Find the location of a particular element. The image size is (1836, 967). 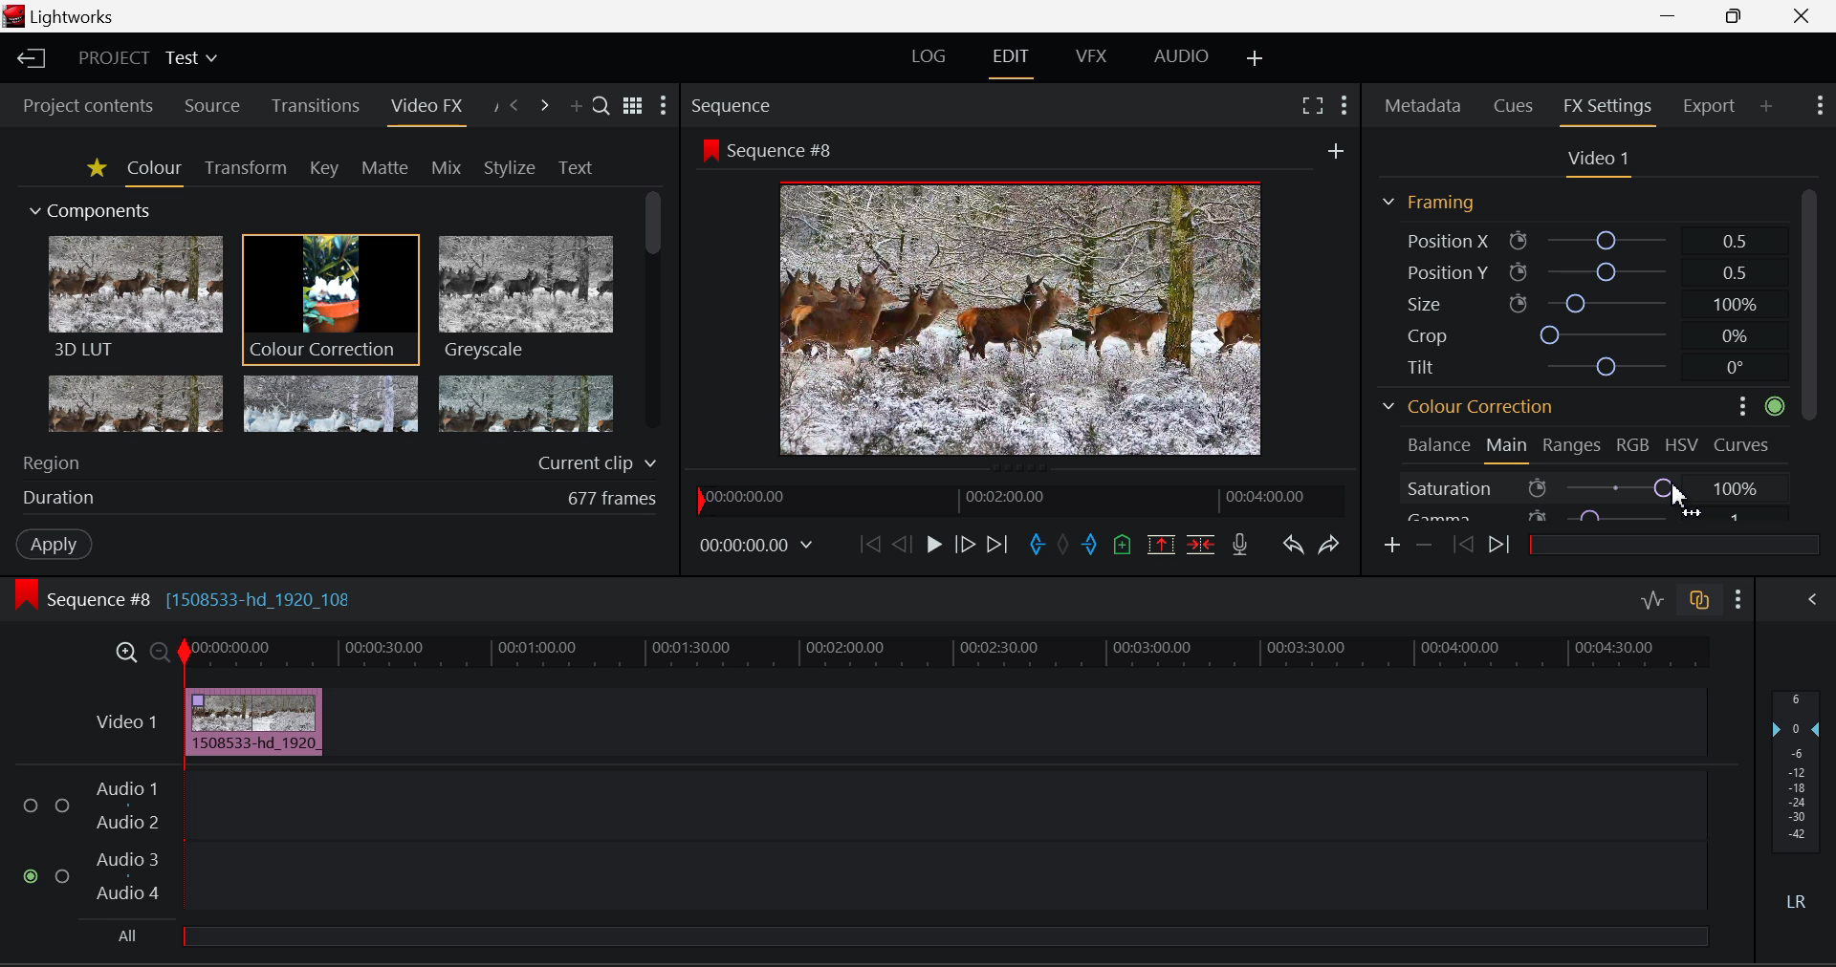

Glow is located at coordinates (137, 403).